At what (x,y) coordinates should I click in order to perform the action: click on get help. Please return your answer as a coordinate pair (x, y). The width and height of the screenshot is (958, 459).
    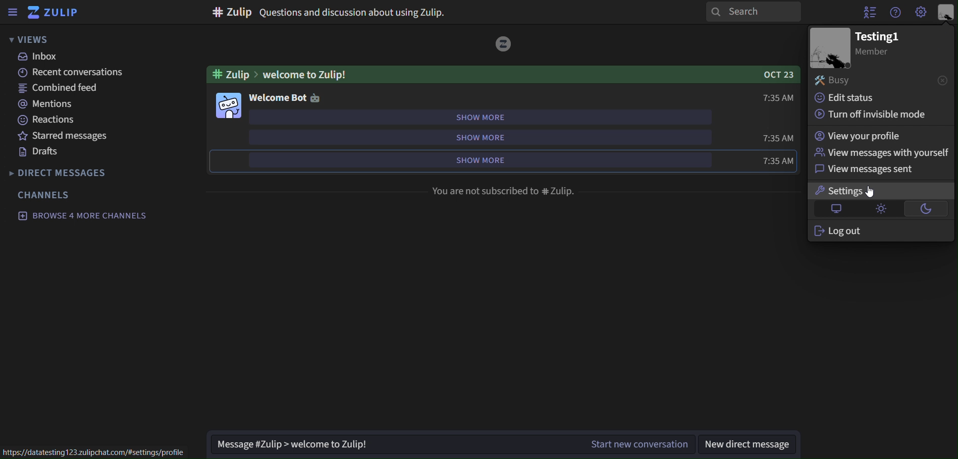
    Looking at the image, I should click on (897, 12).